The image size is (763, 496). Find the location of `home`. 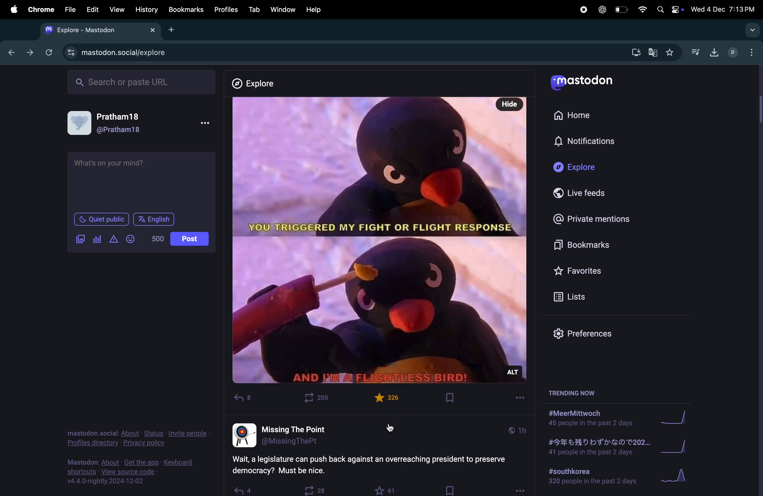

home is located at coordinates (573, 115).